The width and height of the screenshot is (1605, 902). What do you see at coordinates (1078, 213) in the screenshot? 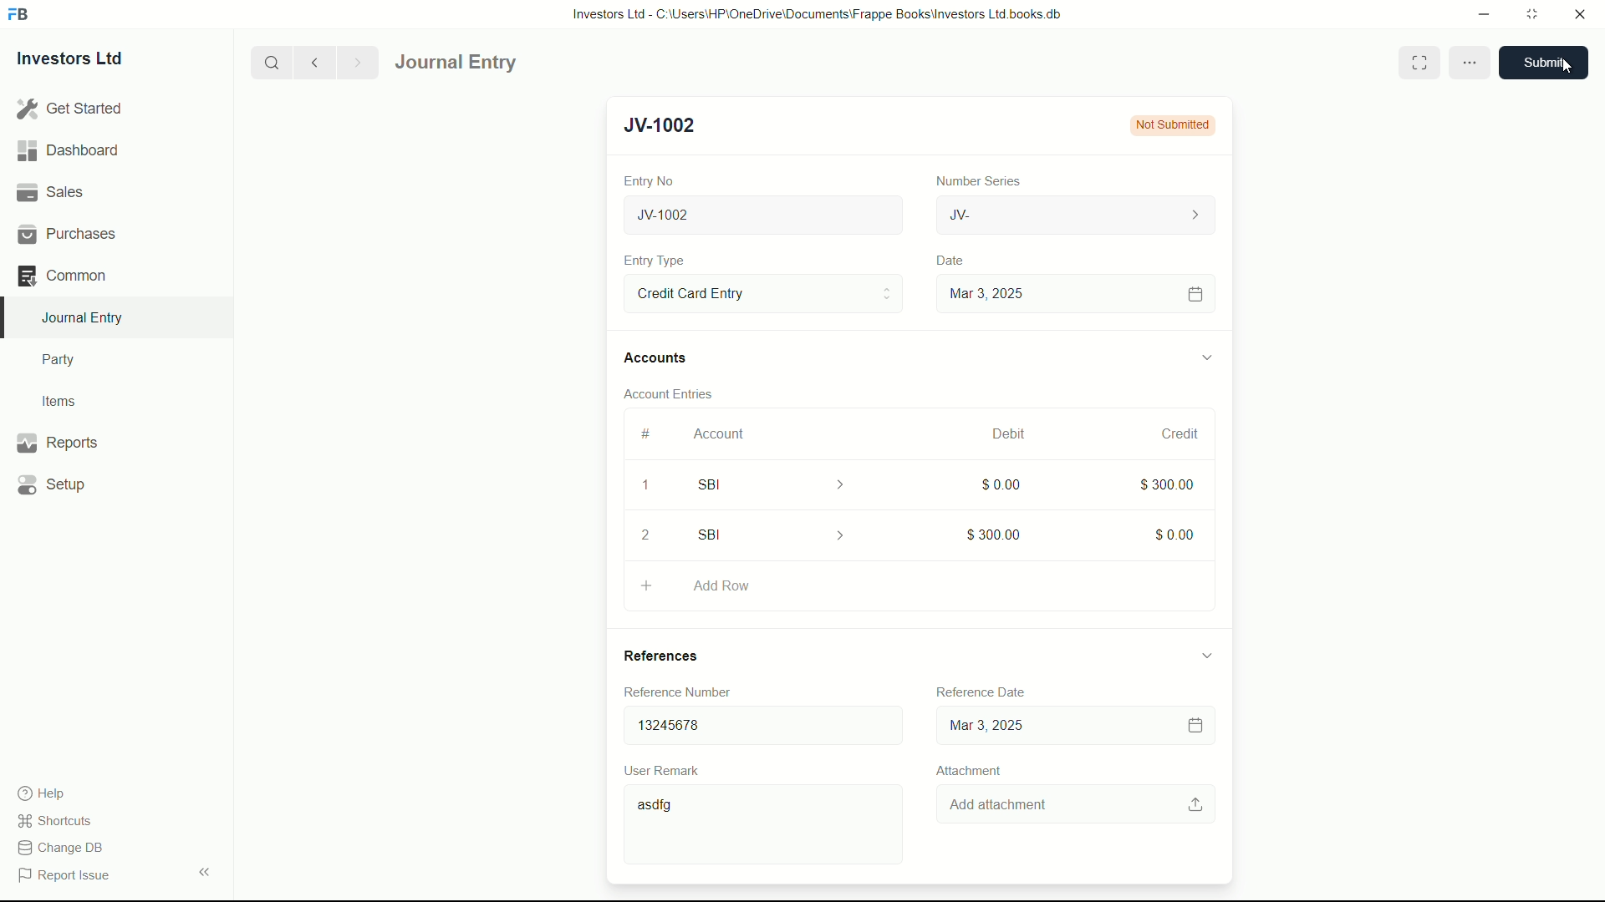
I see `JV` at bounding box center [1078, 213].